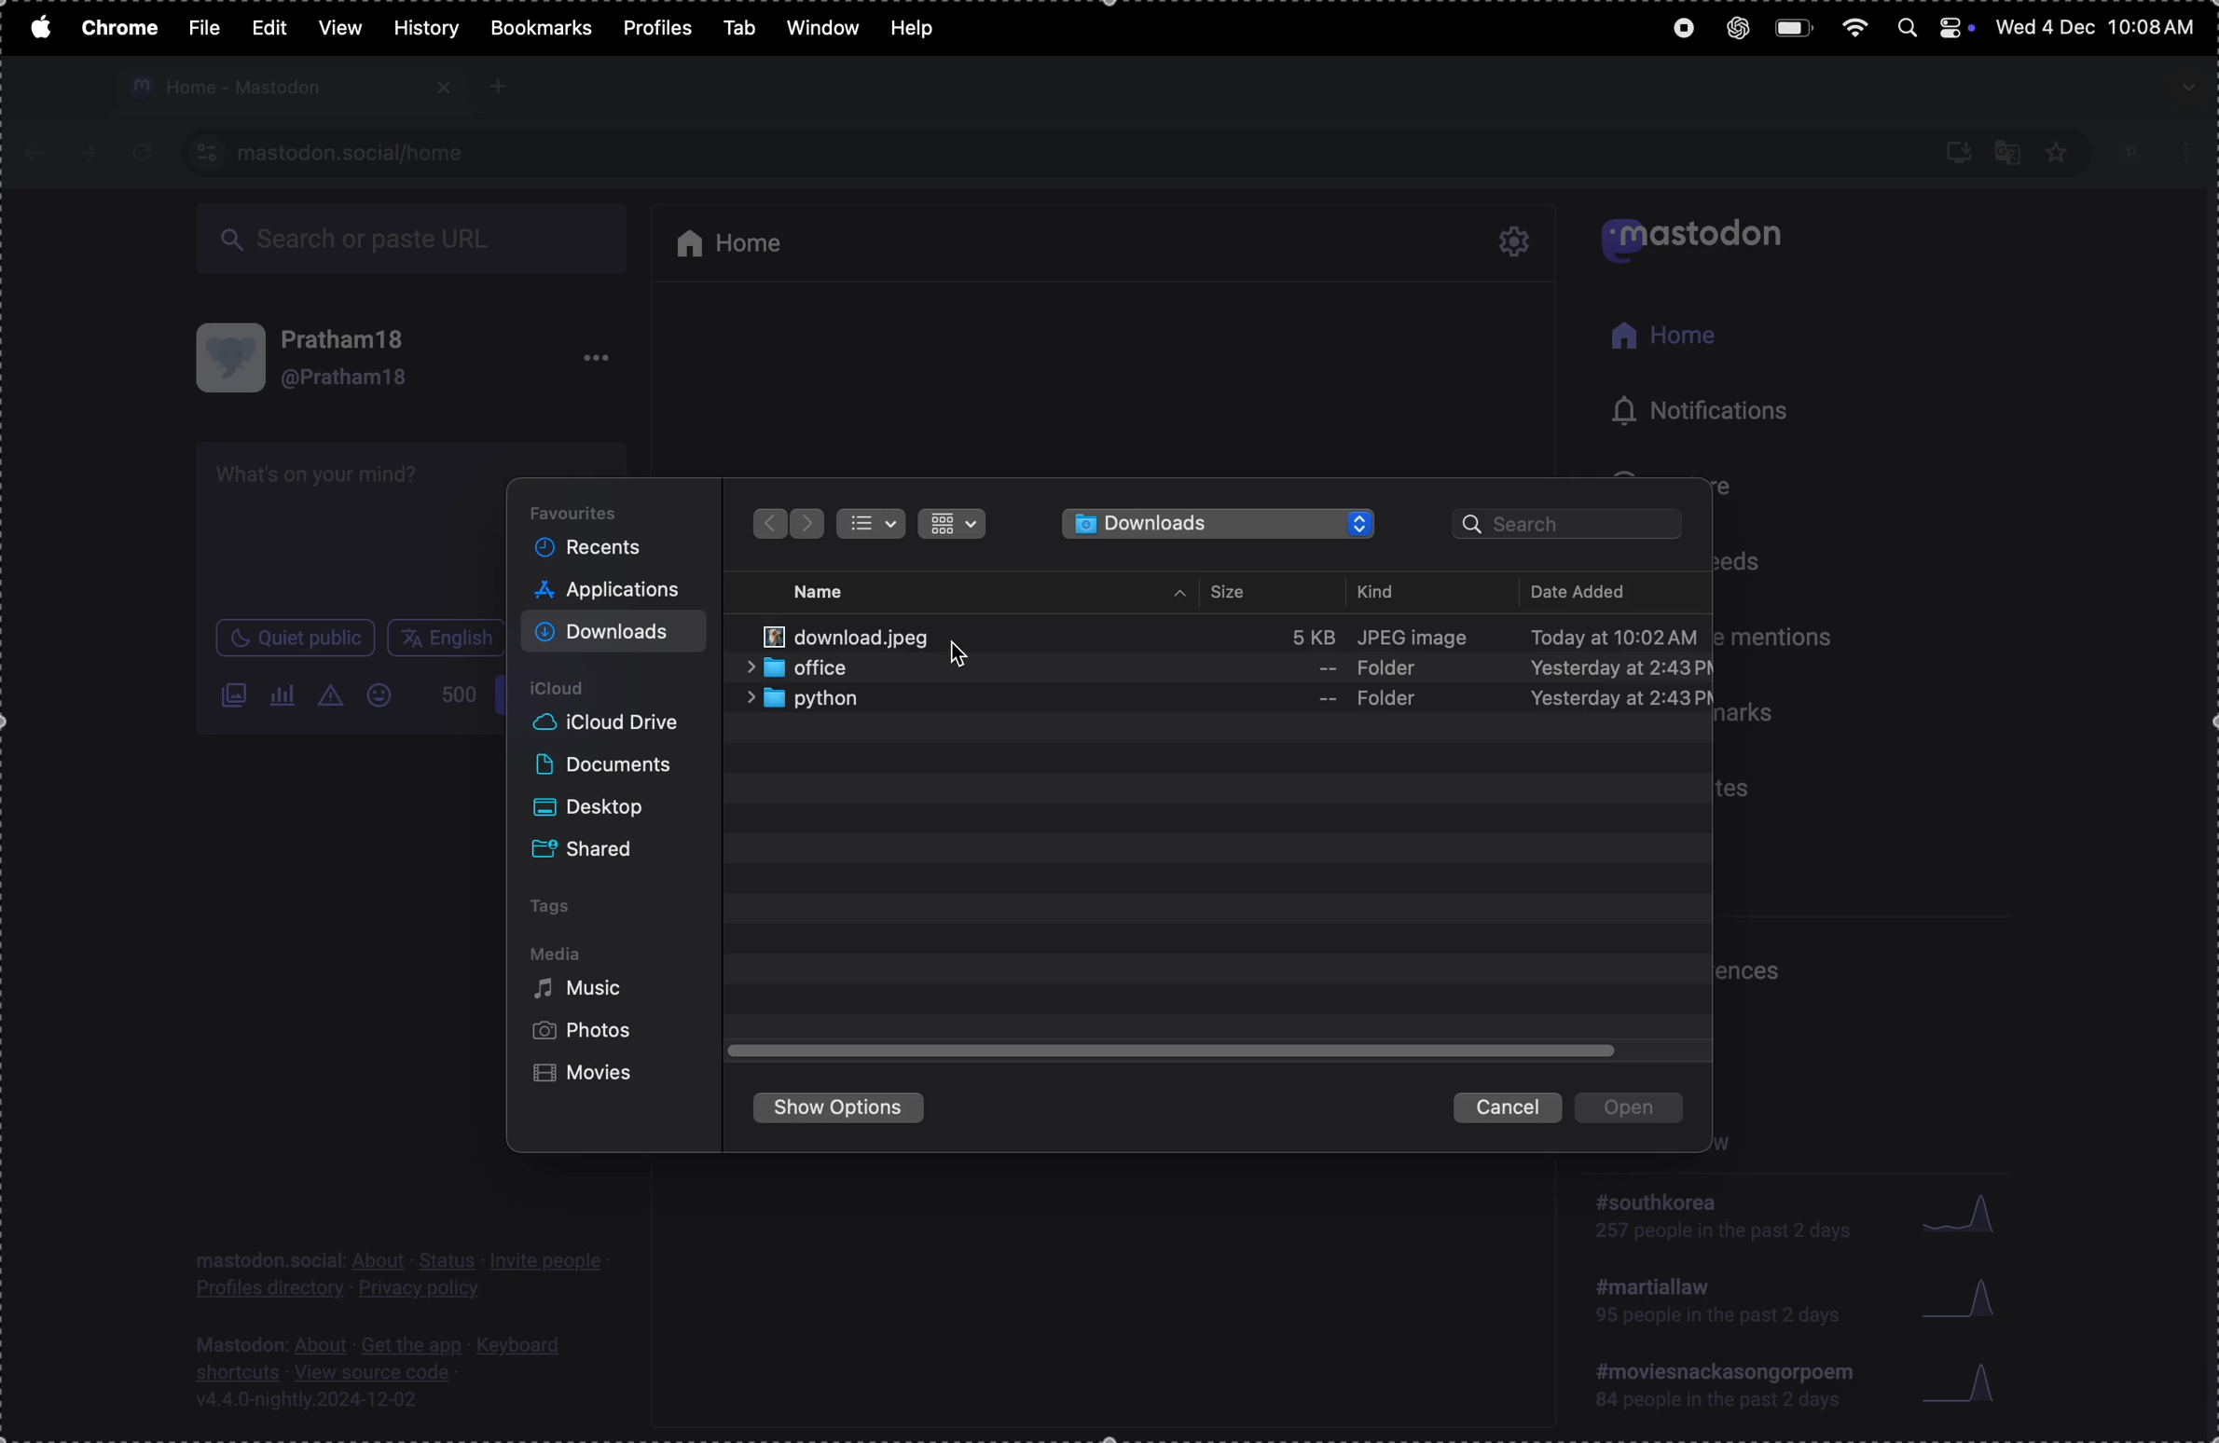  What do you see at coordinates (1933, 26) in the screenshot?
I see `apple widgets` at bounding box center [1933, 26].